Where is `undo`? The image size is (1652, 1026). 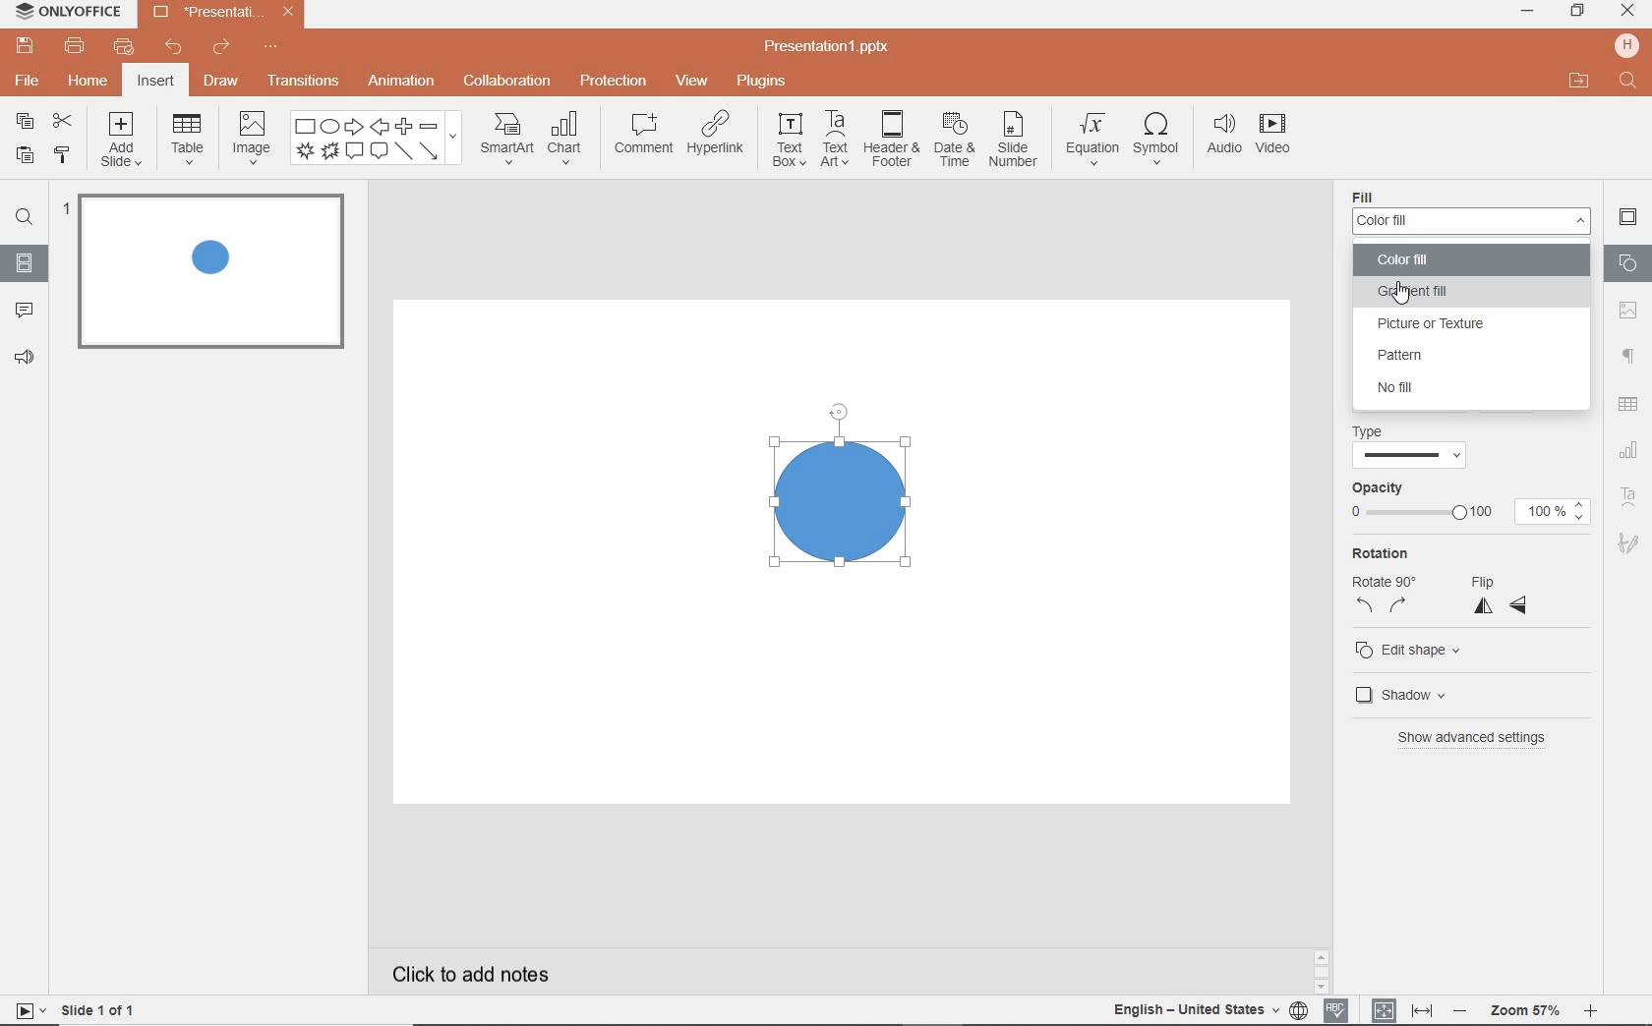
undo is located at coordinates (176, 48).